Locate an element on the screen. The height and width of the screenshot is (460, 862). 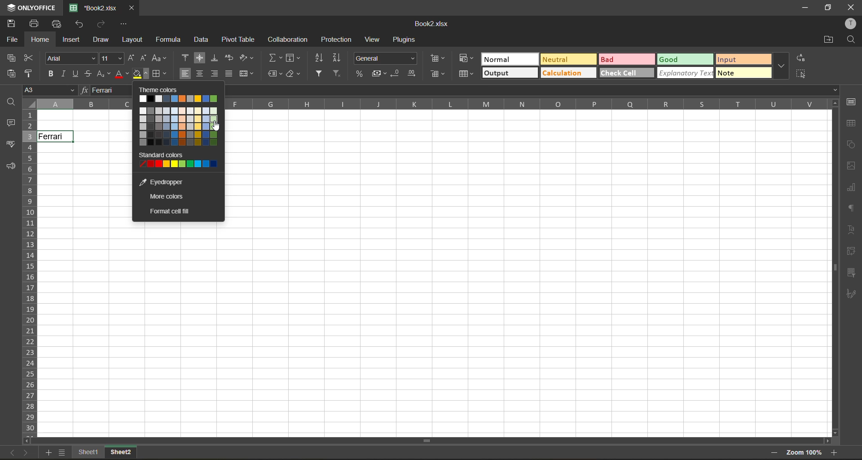
neutral is located at coordinates (566, 59).